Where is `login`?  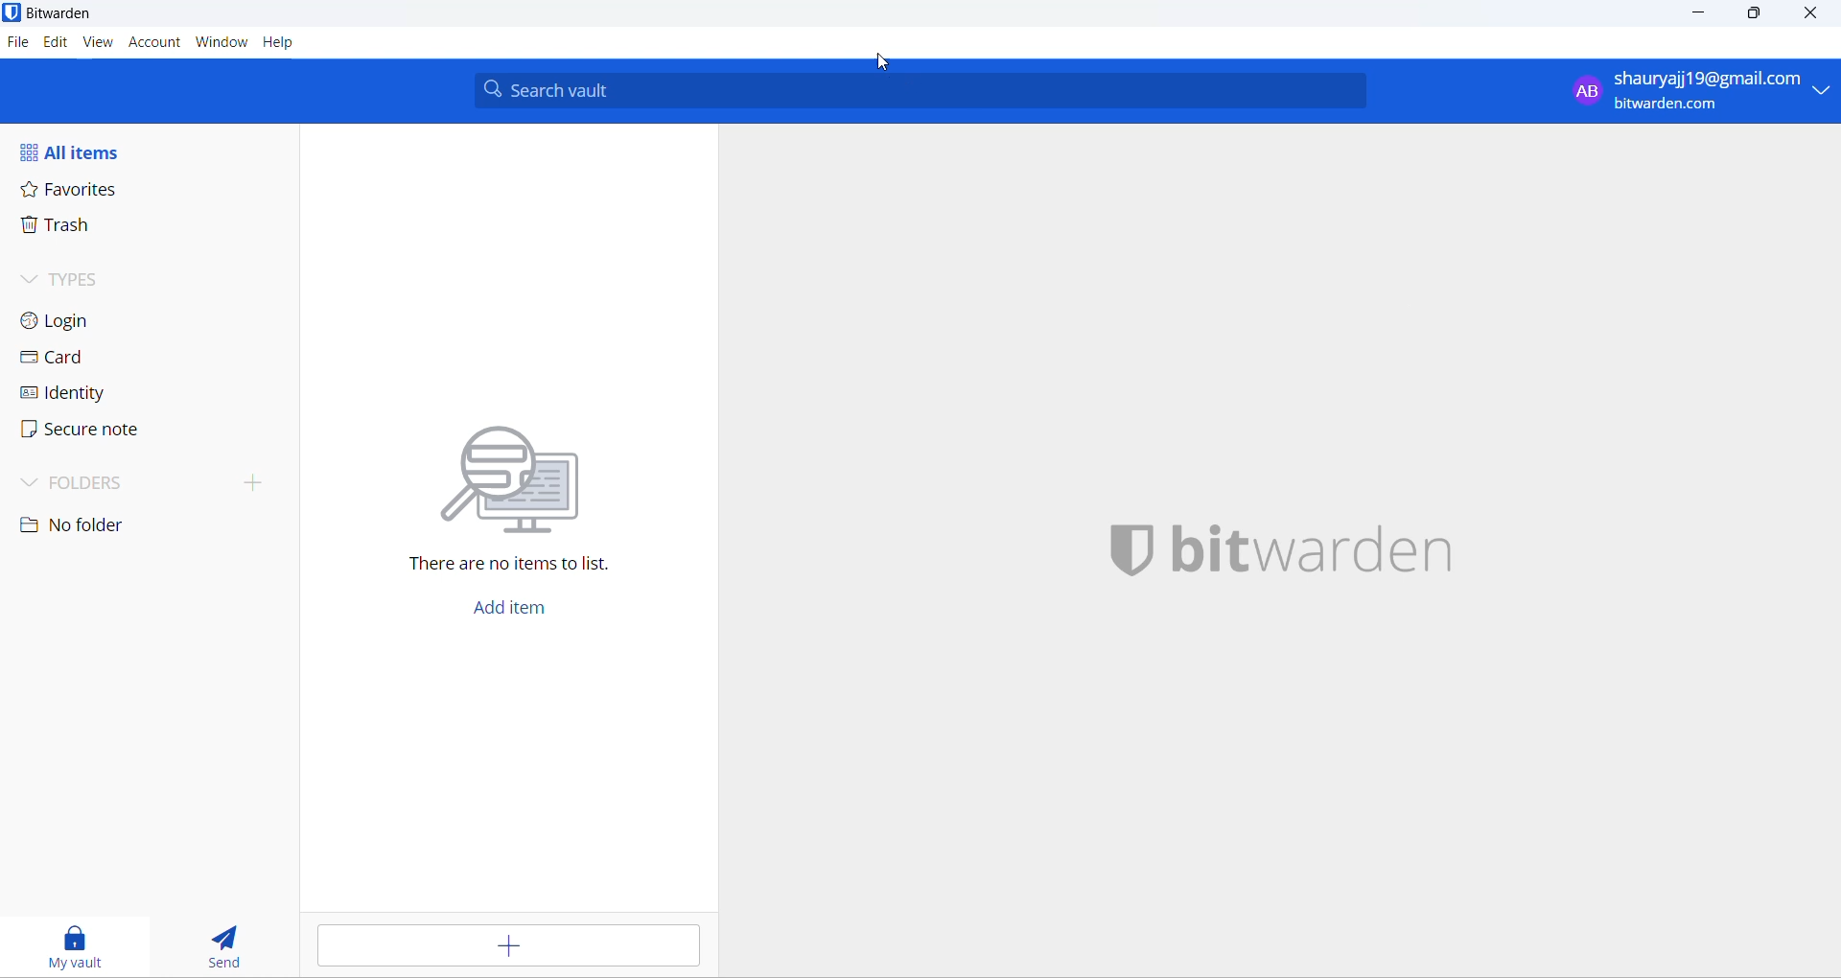
login is located at coordinates (78, 323).